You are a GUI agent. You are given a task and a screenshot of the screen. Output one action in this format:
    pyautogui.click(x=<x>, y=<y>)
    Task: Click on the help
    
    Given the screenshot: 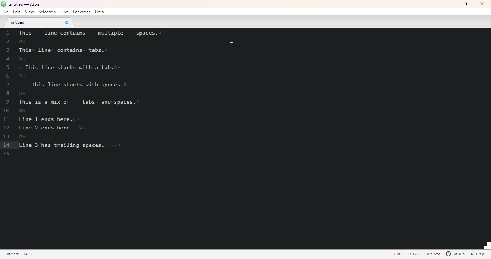 What is the action you would take?
    pyautogui.click(x=100, y=12)
    